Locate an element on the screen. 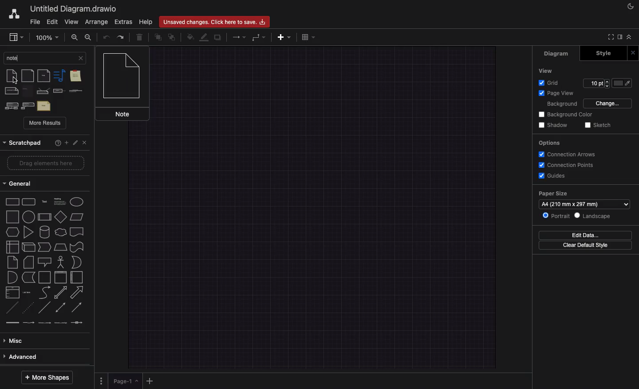 The height and width of the screenshot is (389, 639). Options is located at coordinates (550, 143).